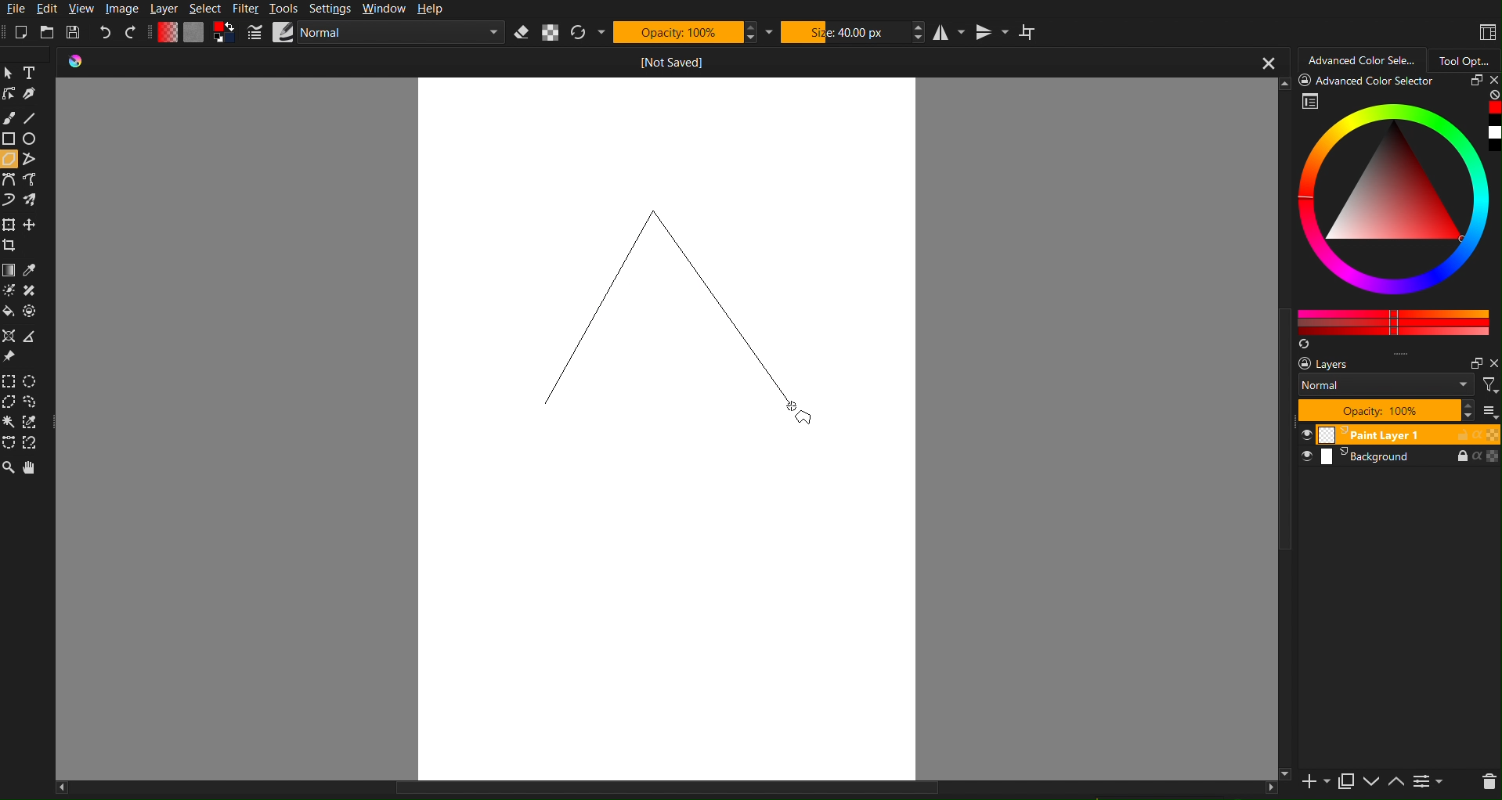  Describe the element at coordinates (194, 32) in the screenshot. I see `Color Settings` at that location.